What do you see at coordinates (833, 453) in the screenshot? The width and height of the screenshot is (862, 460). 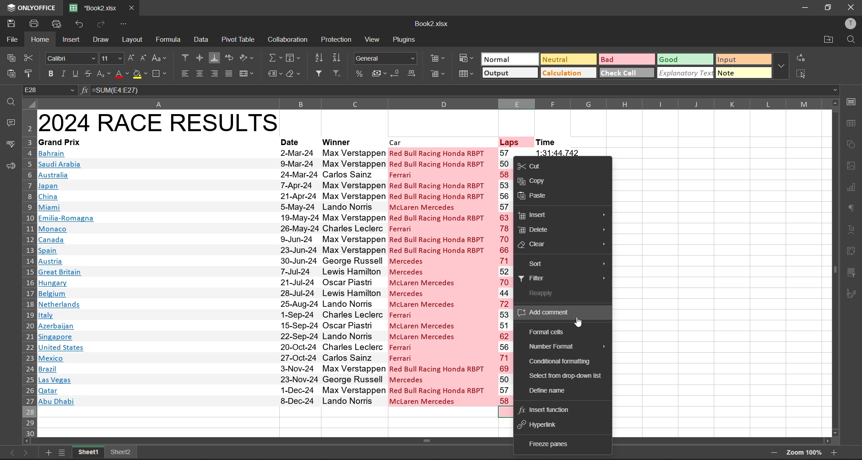 I see `zoom in` at bounding box center [833, 453].